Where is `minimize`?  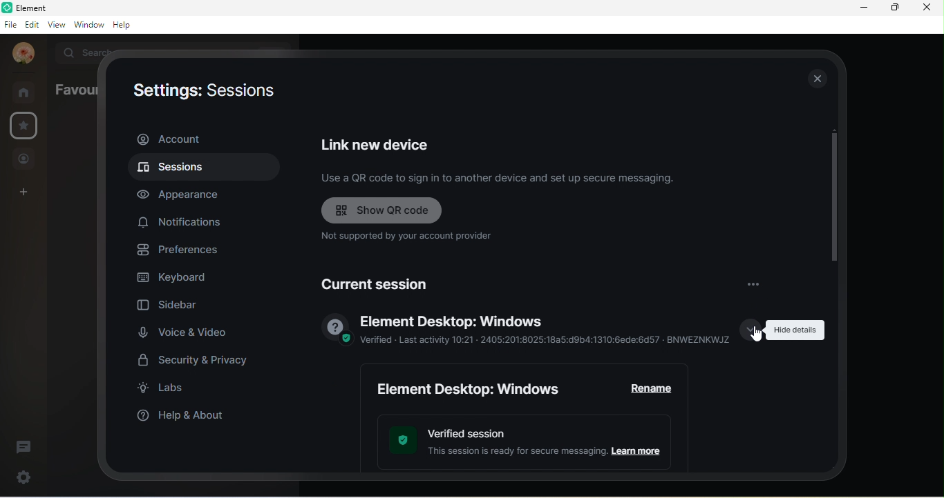
minimize is located at coordinates (864, 8).